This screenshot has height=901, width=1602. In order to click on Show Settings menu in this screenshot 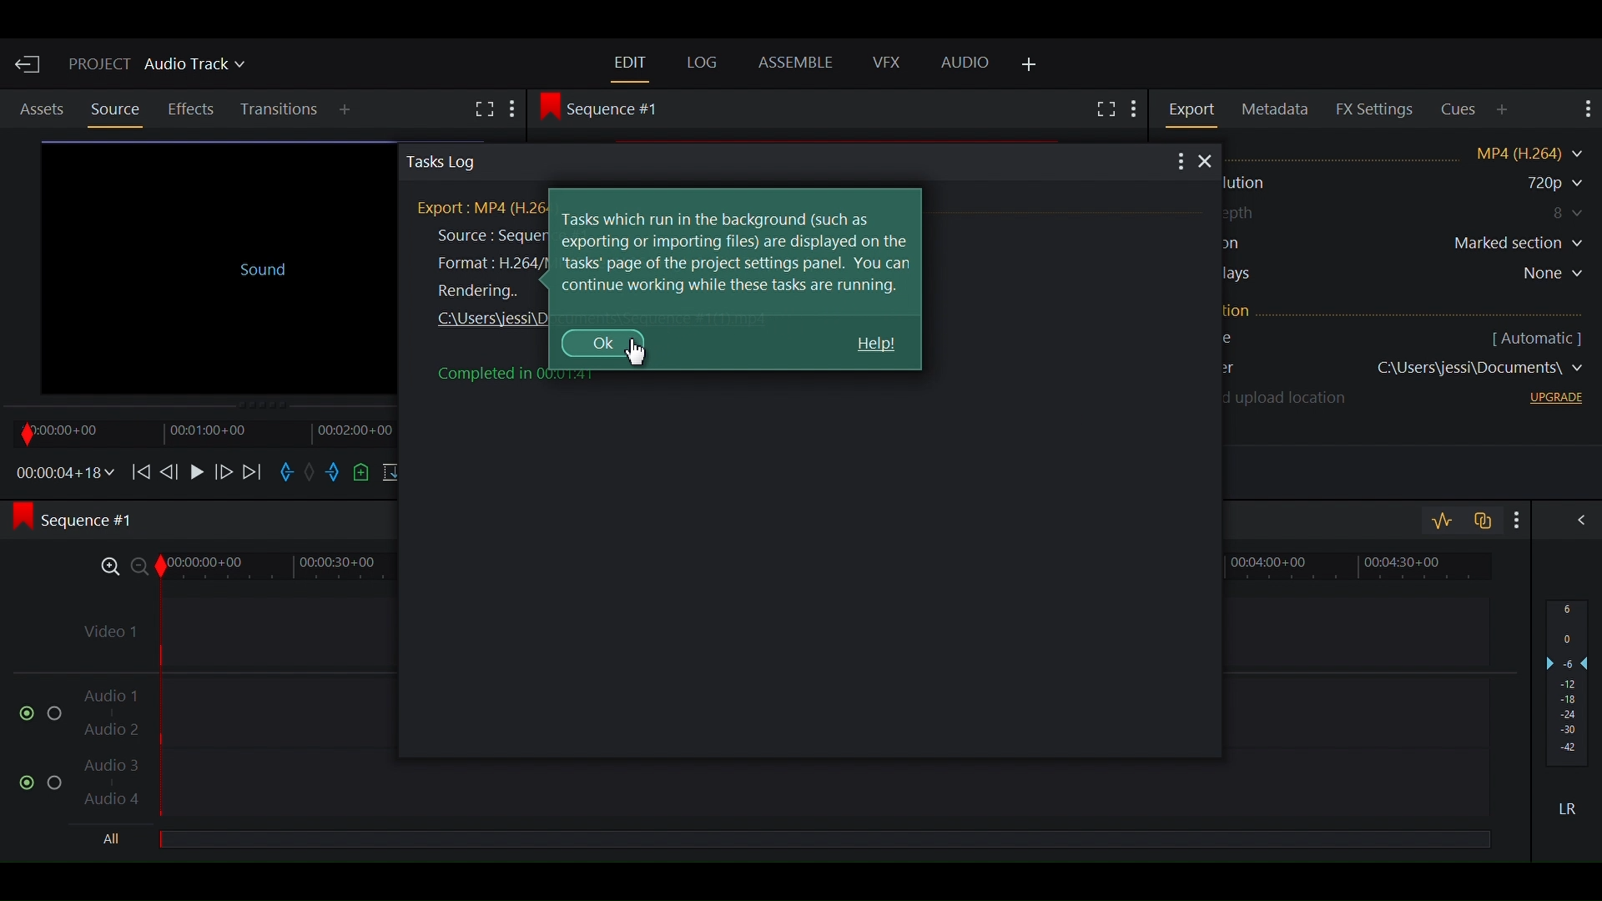, I will do `click(1135, 111)`.